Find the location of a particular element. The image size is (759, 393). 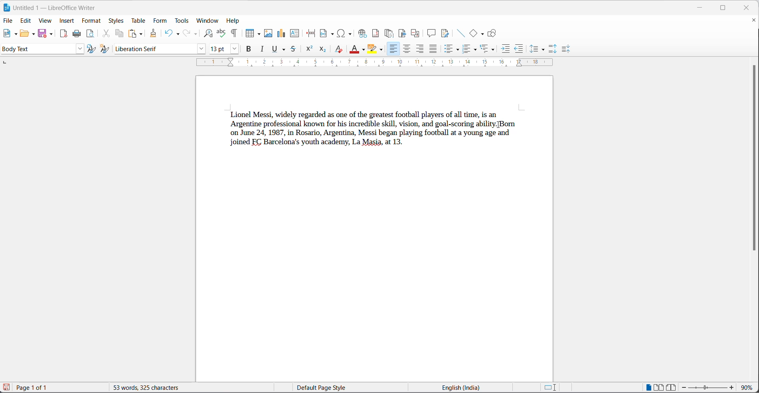

toggle ordered list  is located at coordinates (467, 49).